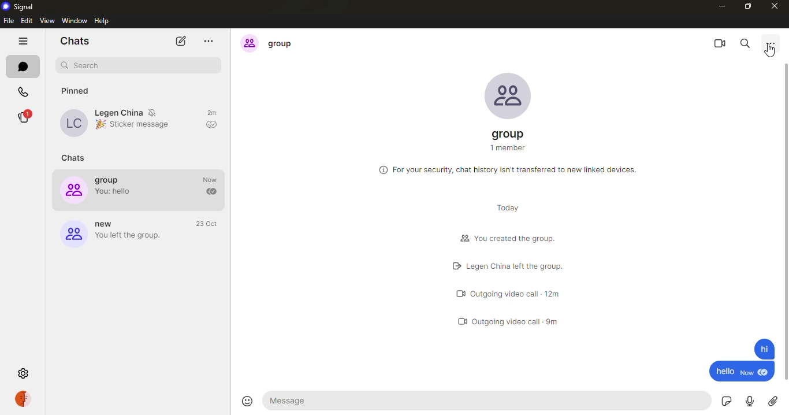 This screenshot has height=415, width=789. What do you see at coordinates (72, 236) in the screenshot?
I see `profile icon` at bounding box center [72, 236].